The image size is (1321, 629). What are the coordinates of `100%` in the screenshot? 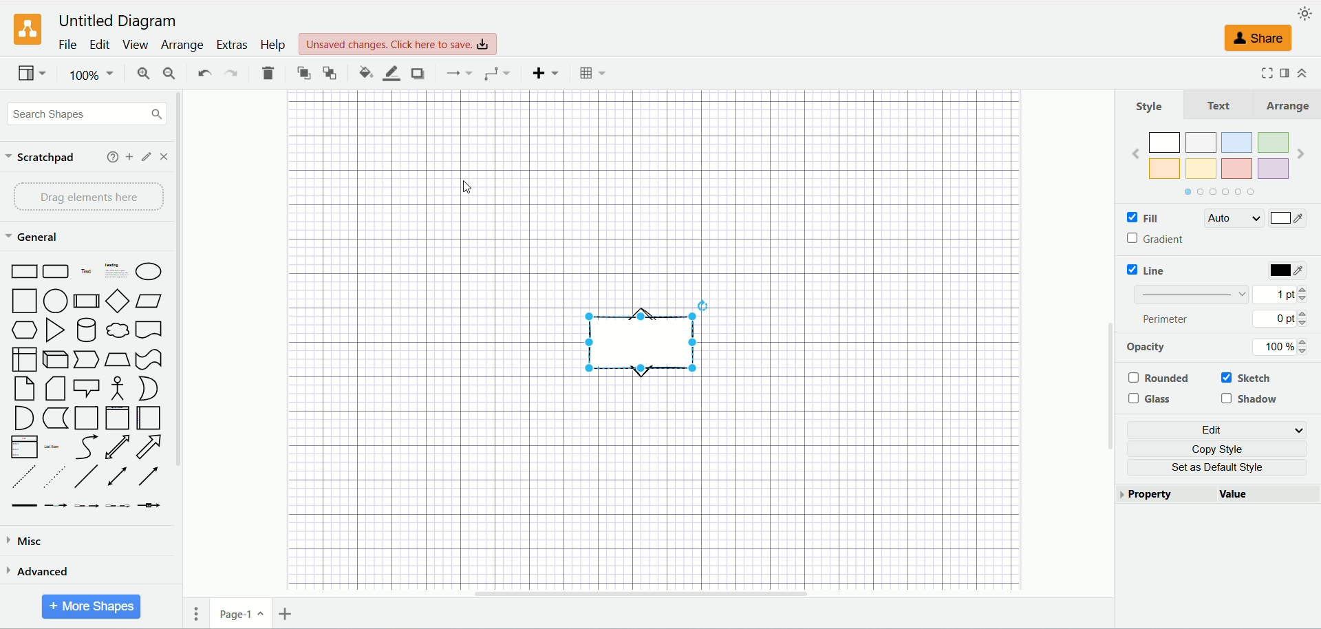 It's located at (1278, 346).